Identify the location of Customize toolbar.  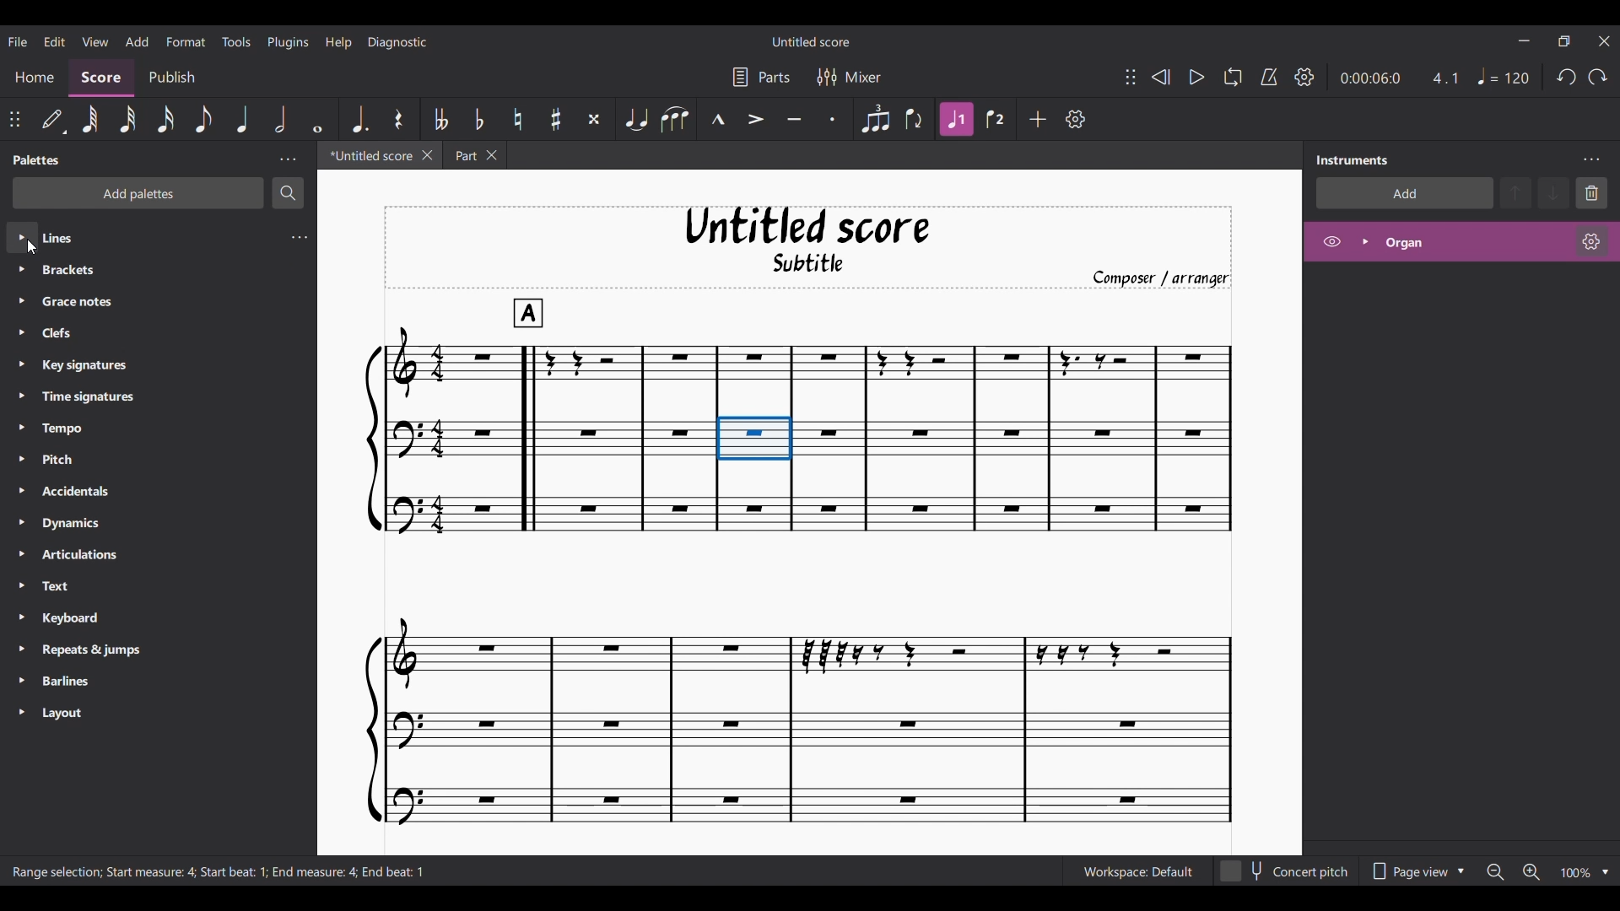
(1076, 119).